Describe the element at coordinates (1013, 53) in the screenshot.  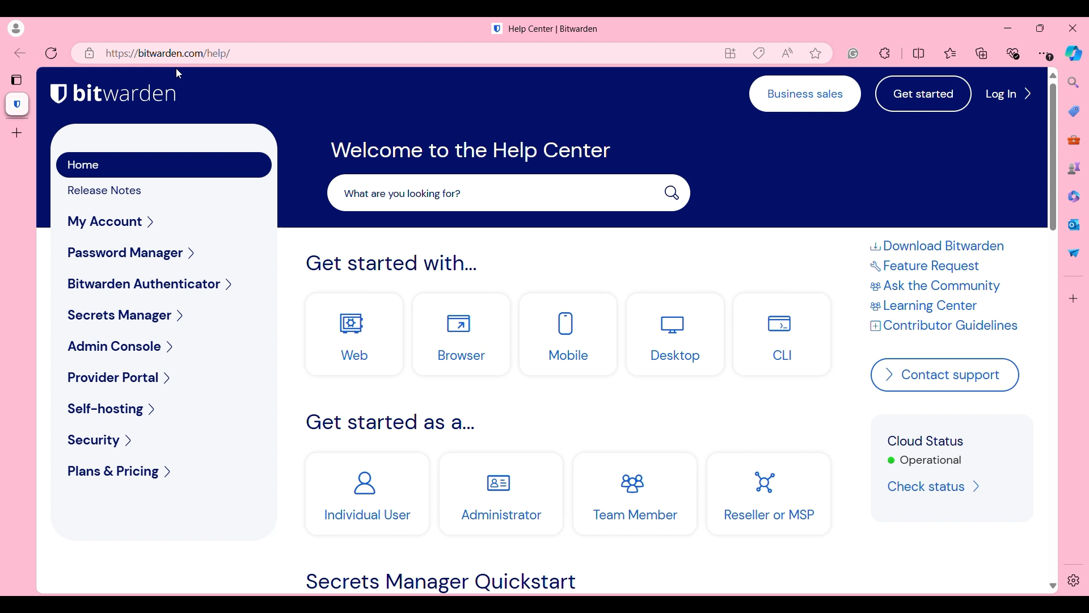
I see `Browser essentials` at that location.